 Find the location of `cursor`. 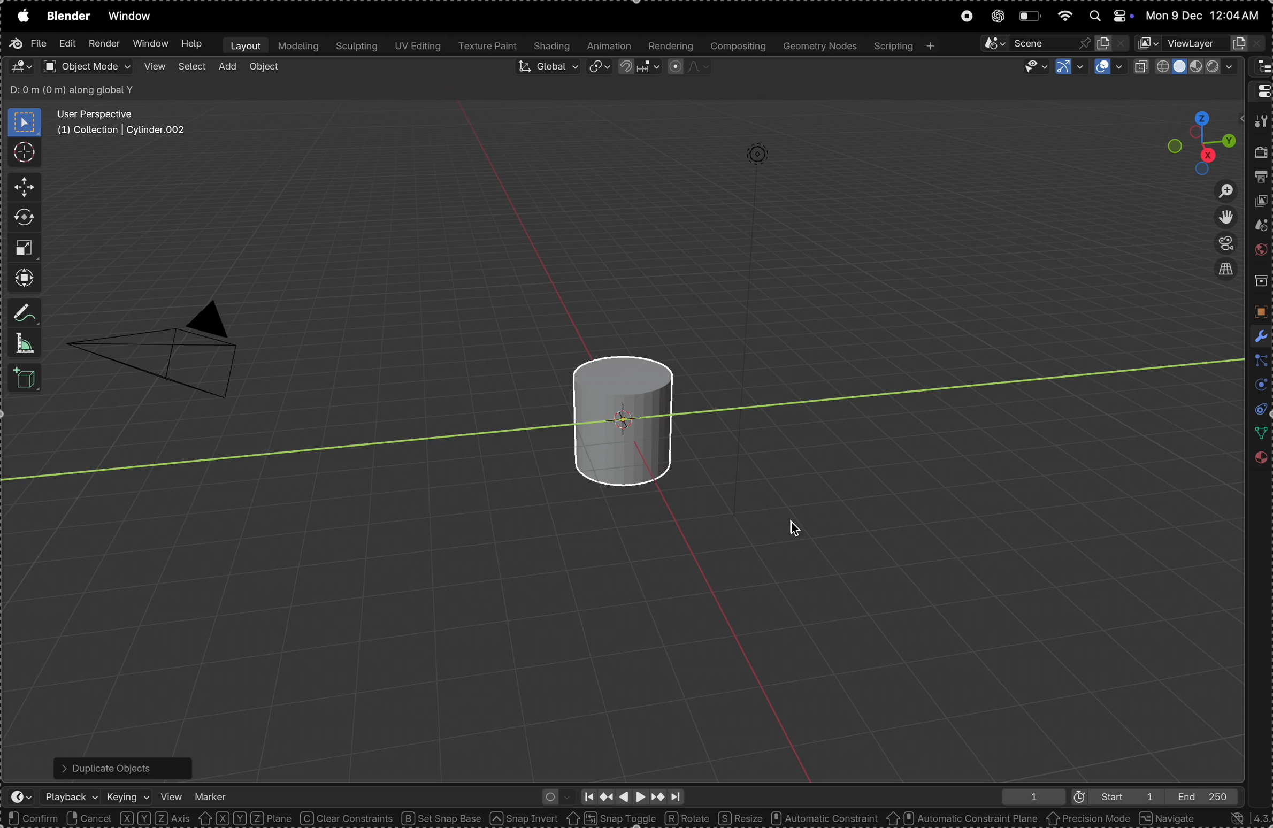

cursor is located at coordinates (24, 151).